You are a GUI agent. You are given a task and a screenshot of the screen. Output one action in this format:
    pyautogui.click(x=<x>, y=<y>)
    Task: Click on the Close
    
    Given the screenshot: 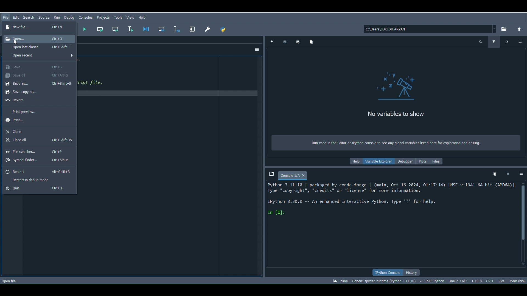 What is the action you would take?
    pyautogui.click(x=39, y=130)
    